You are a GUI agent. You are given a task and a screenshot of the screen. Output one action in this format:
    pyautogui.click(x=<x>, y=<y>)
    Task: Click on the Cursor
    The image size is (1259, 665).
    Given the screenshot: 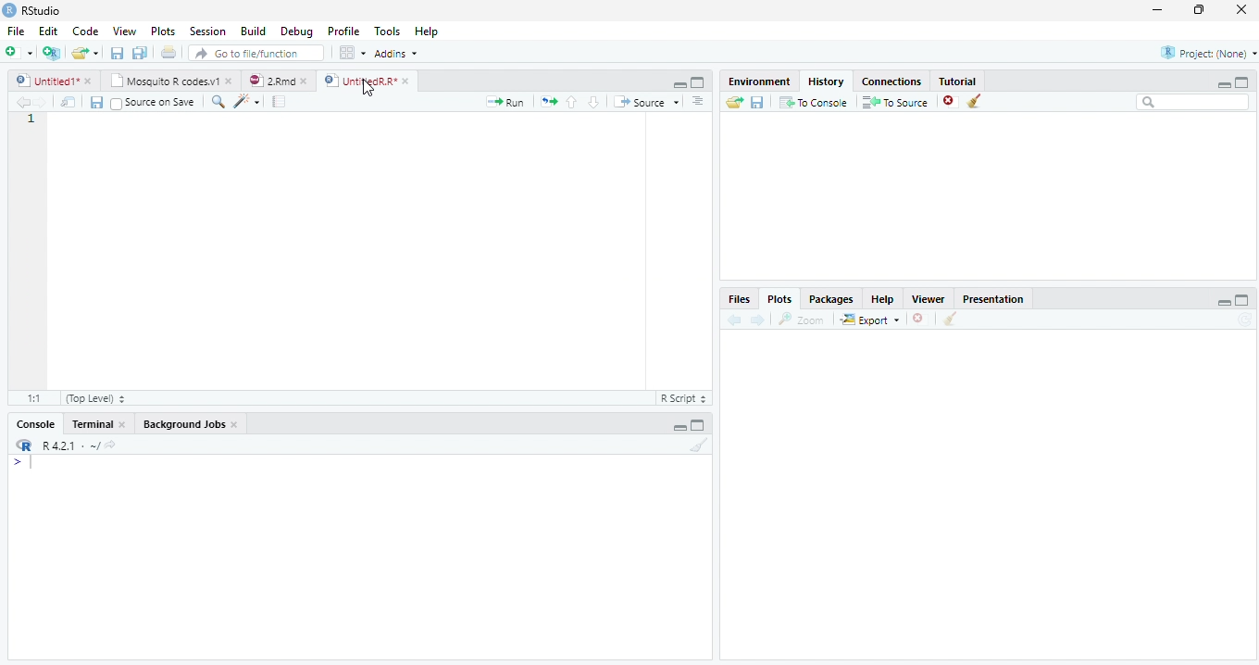 What is the action you would take?
    pyautogui.click(x=53, y=119)
    